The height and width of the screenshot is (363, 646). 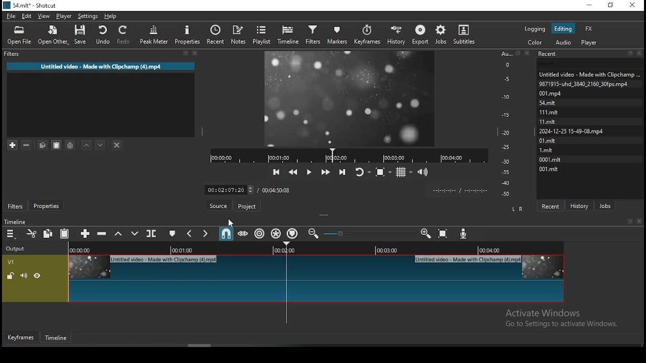 I want to click on properties, so click(x=47, y=206).